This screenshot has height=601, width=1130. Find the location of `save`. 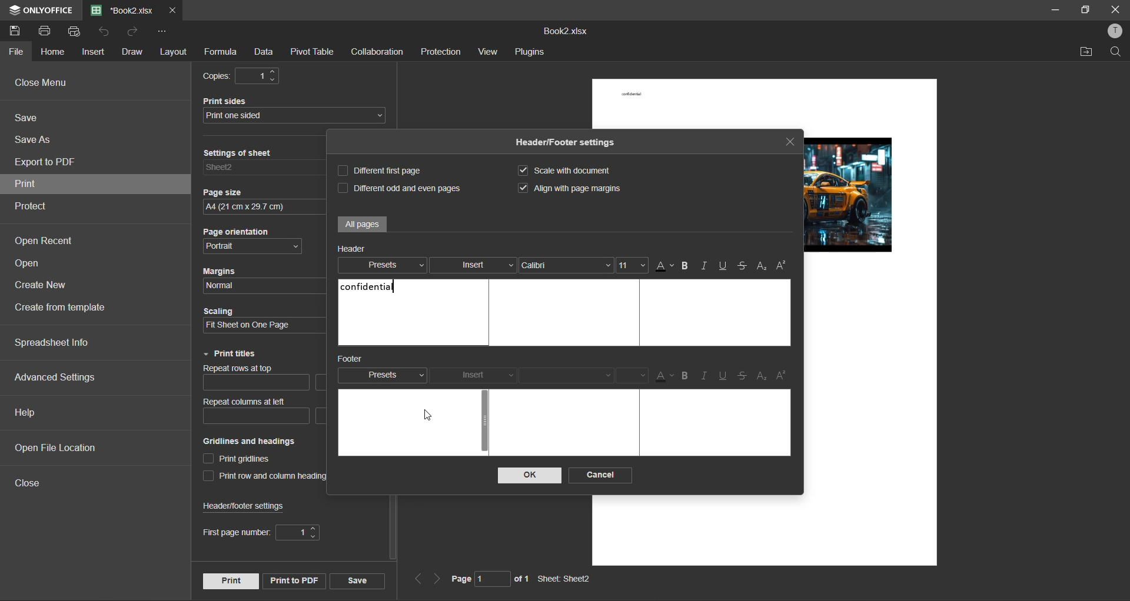

save is located at coordinates (33, 118).